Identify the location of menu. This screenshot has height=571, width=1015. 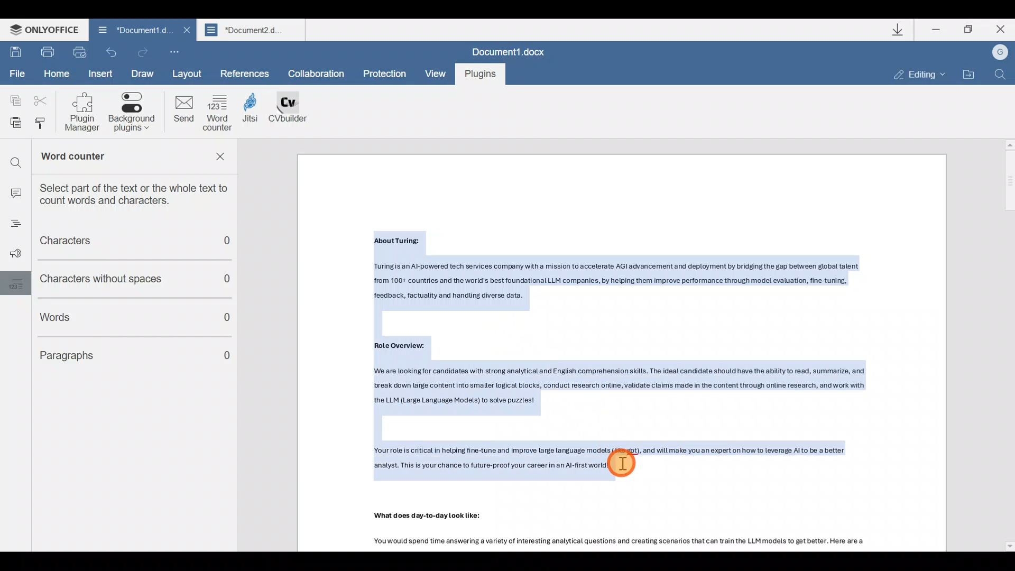
(12, 226).